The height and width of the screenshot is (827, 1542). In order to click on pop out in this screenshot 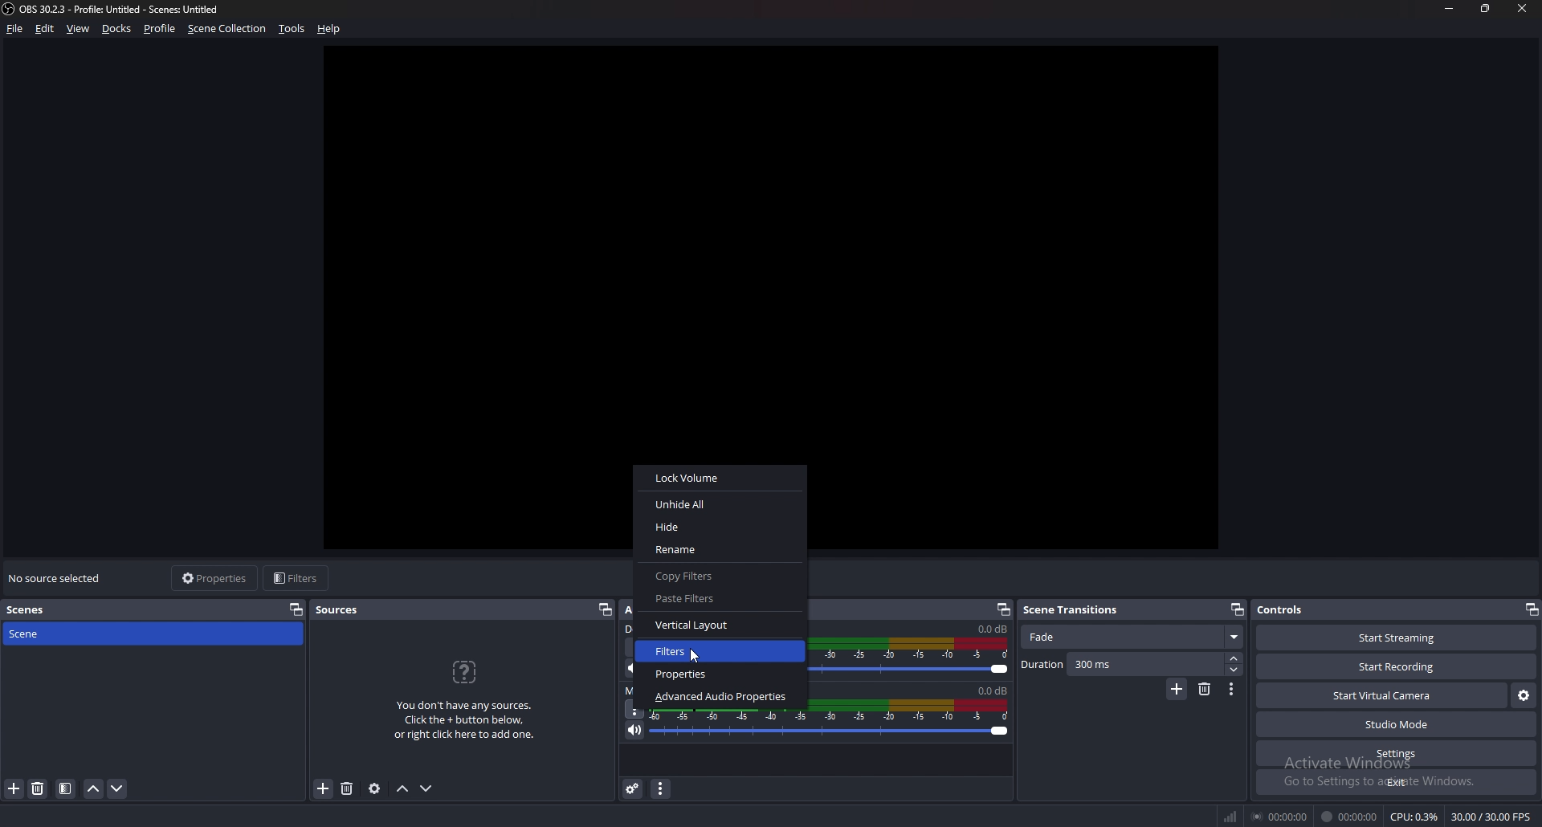, I will do `click(605, 611)`.